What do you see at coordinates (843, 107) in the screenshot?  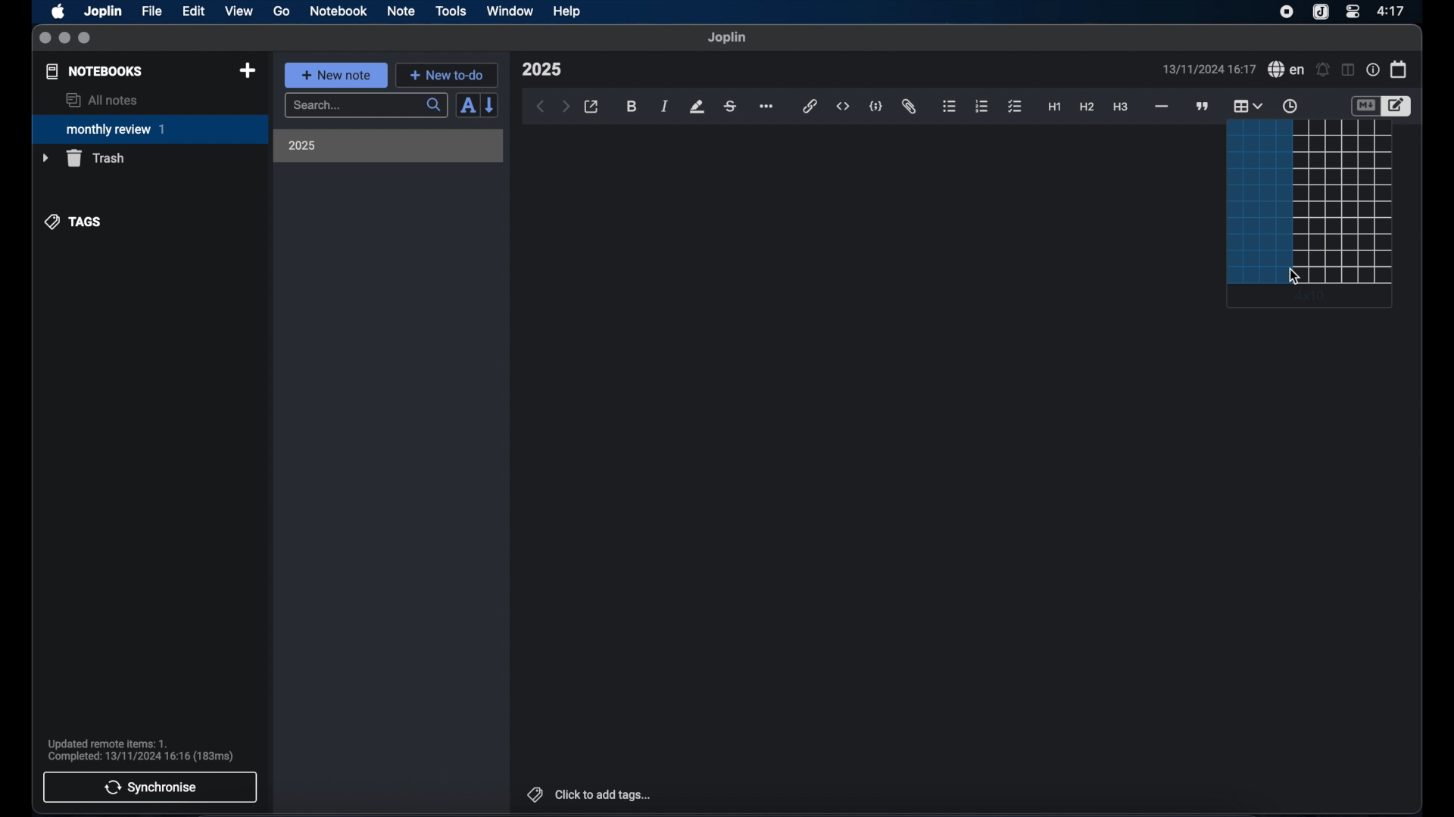 I see `inline code` at bounding box center [843, 107].